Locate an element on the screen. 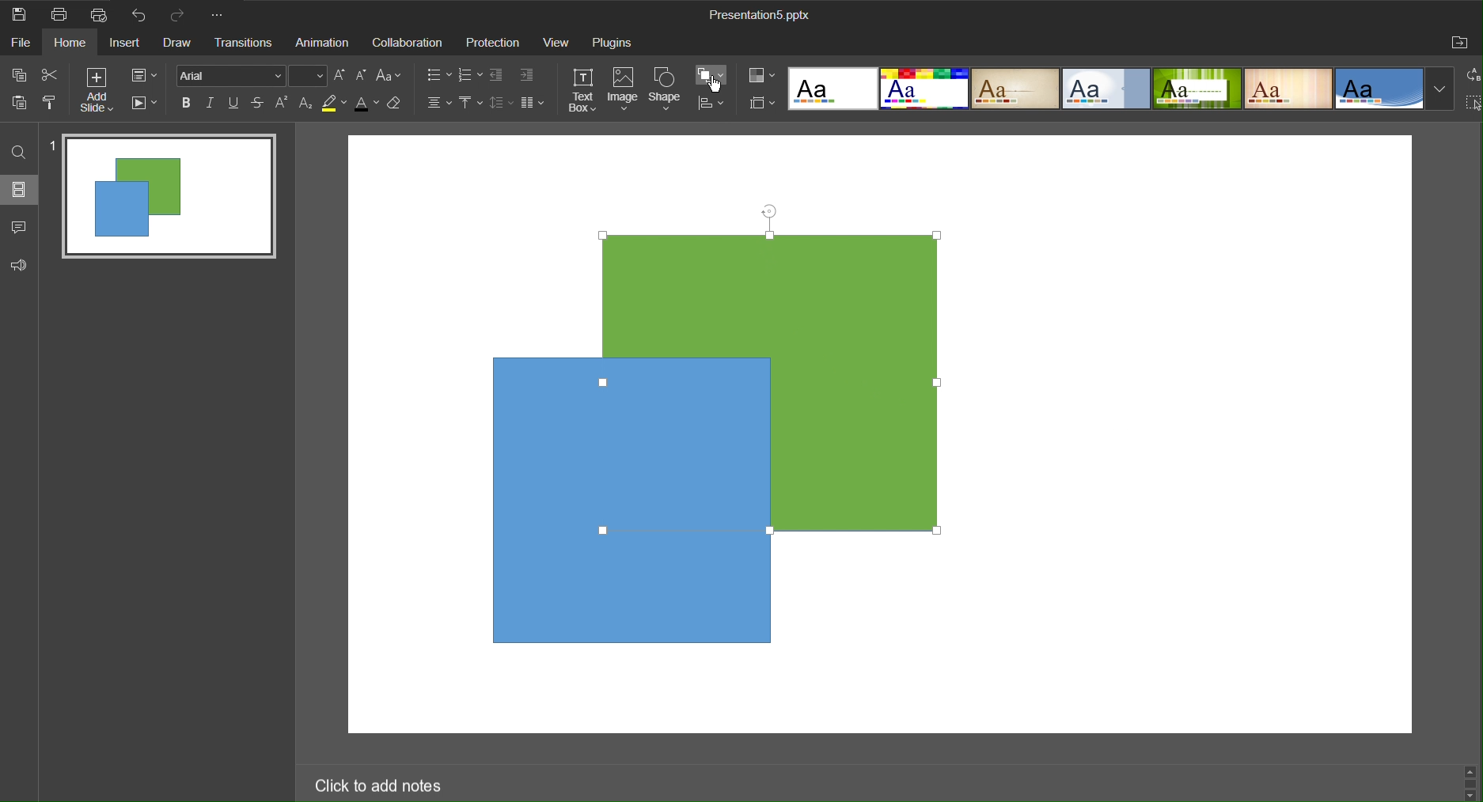  Image is located at coordinates (624, 89).